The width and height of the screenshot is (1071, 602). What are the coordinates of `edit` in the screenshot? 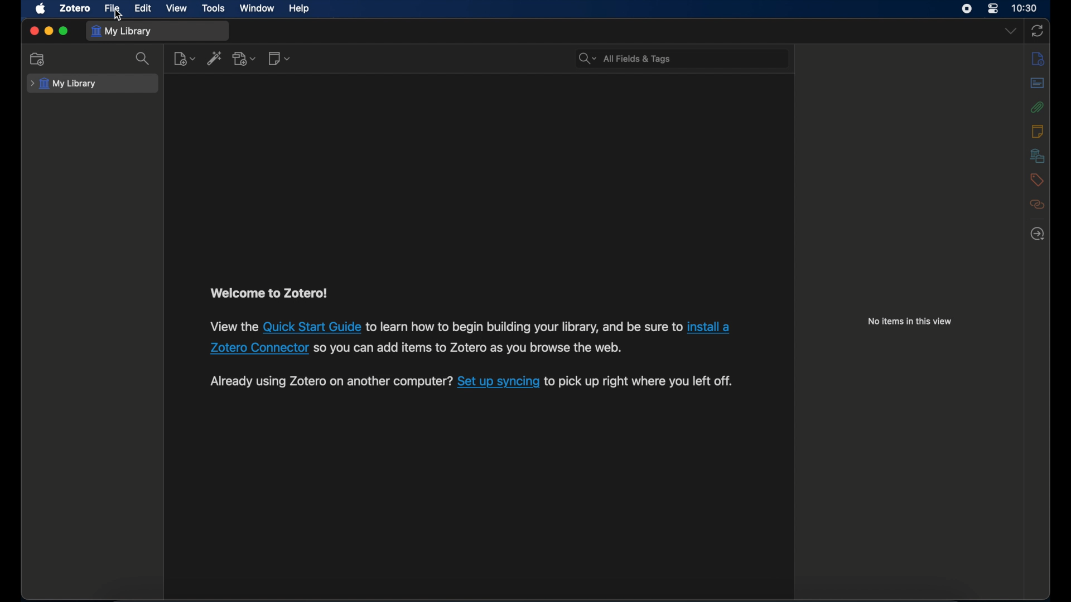 It's located at (144, 8).